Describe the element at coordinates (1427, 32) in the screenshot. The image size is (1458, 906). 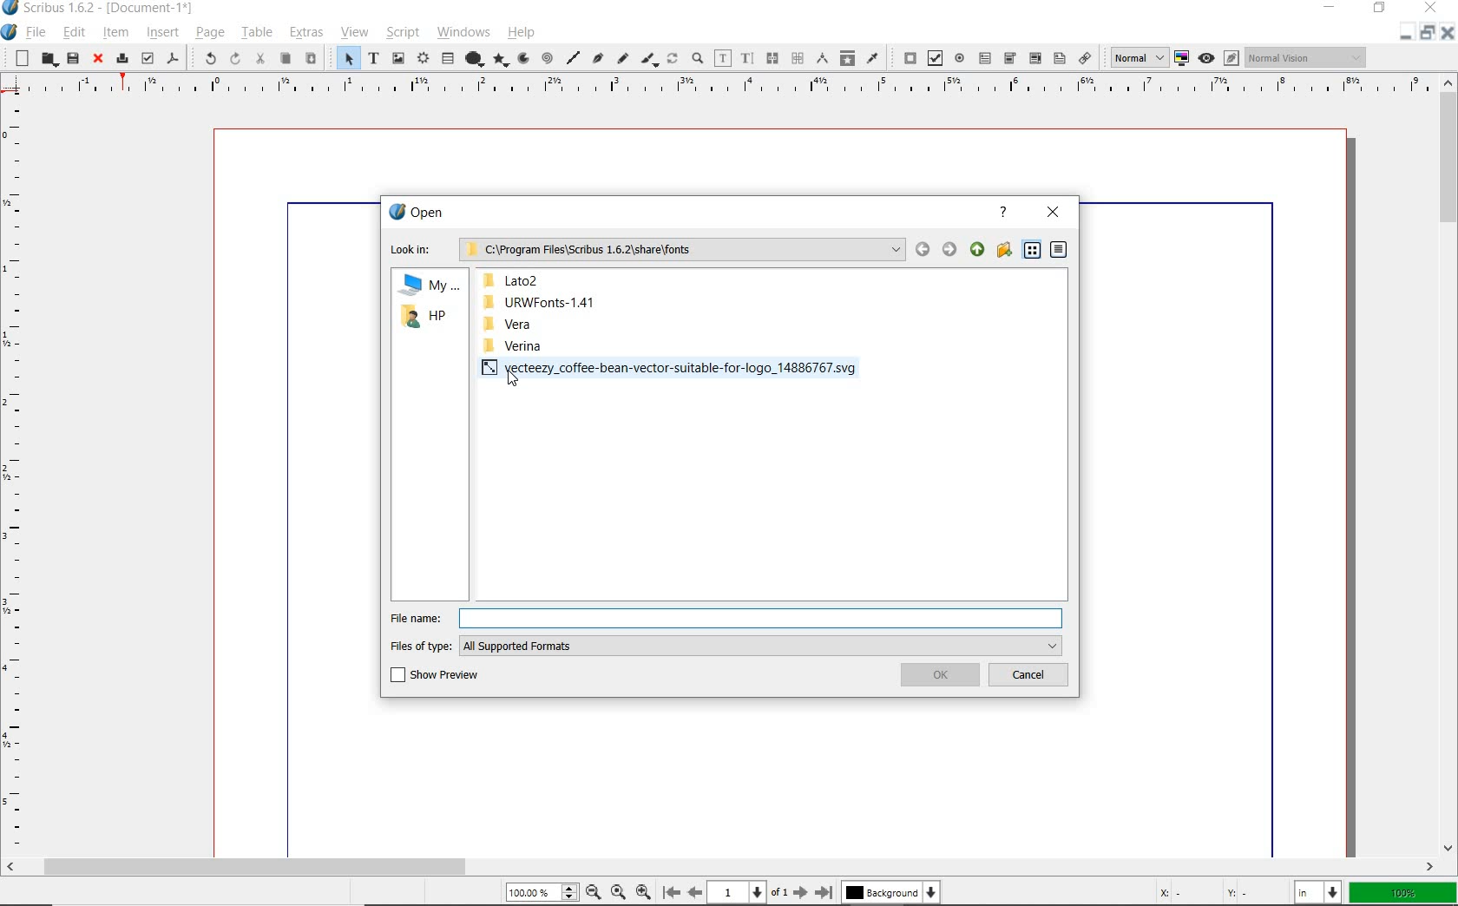
I see `Minimize` at that location.